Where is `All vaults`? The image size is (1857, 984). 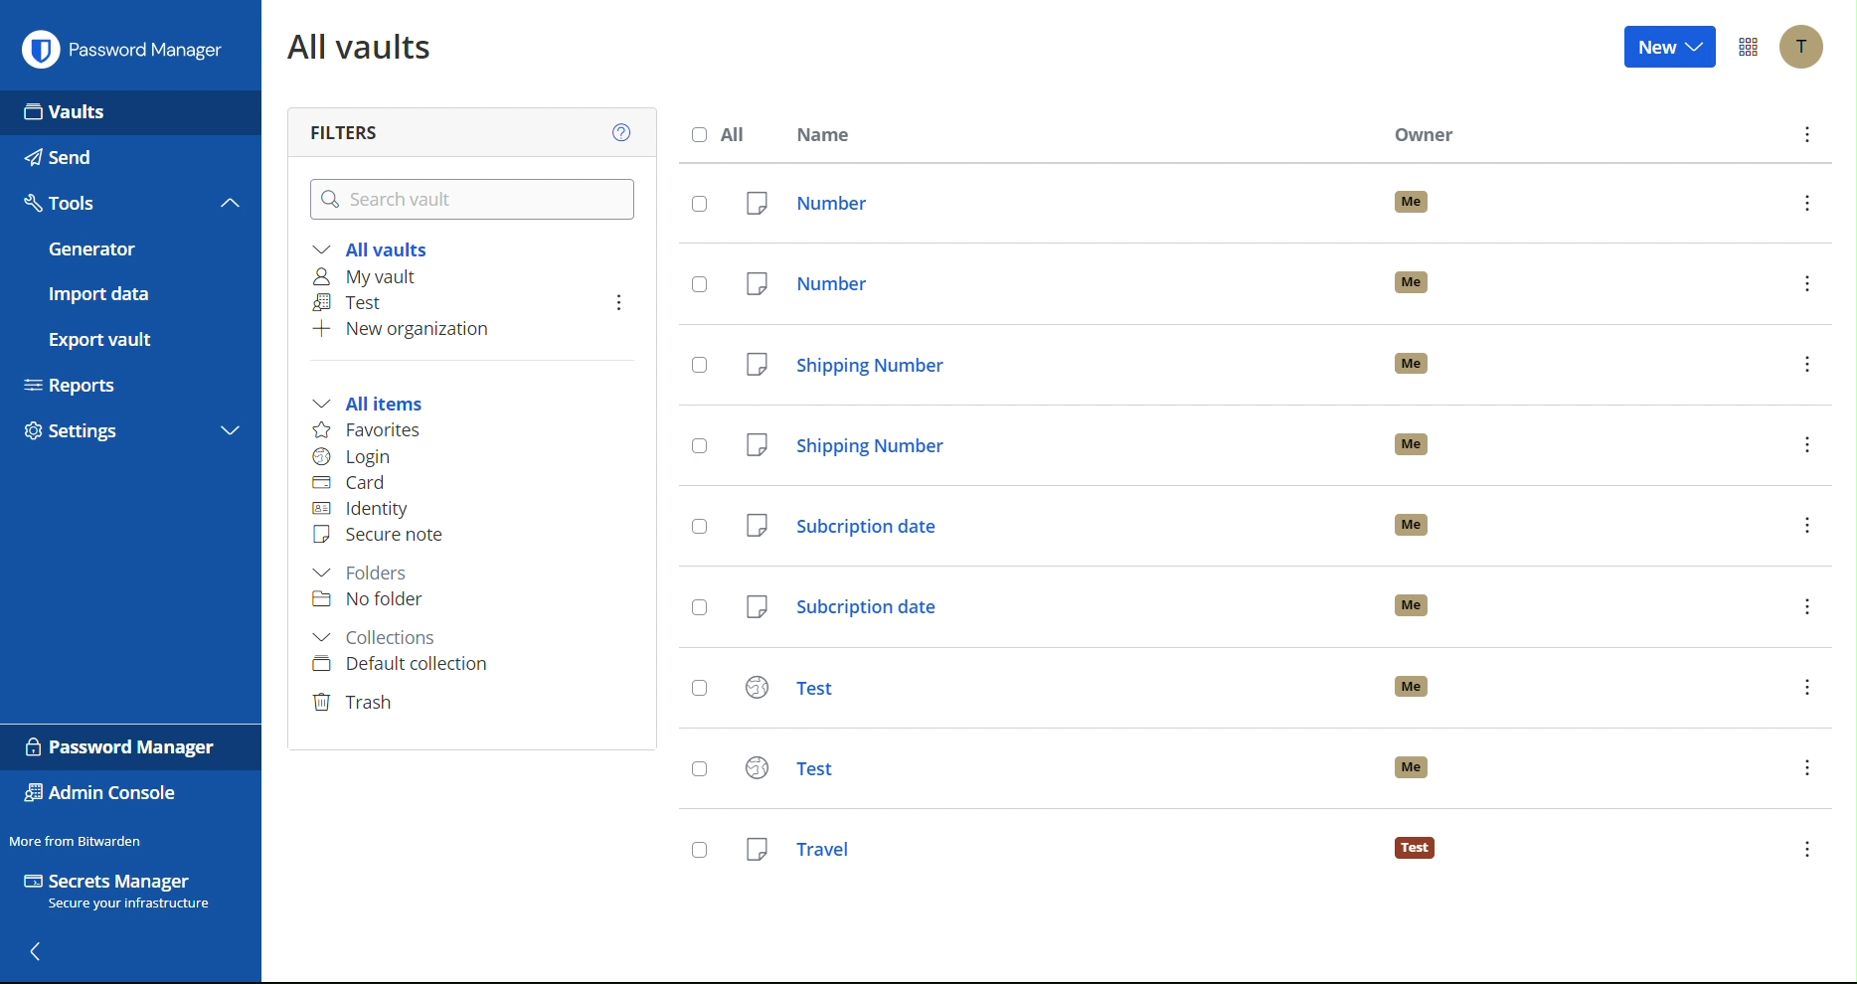
All vaults is located at coordinates (365, 47).